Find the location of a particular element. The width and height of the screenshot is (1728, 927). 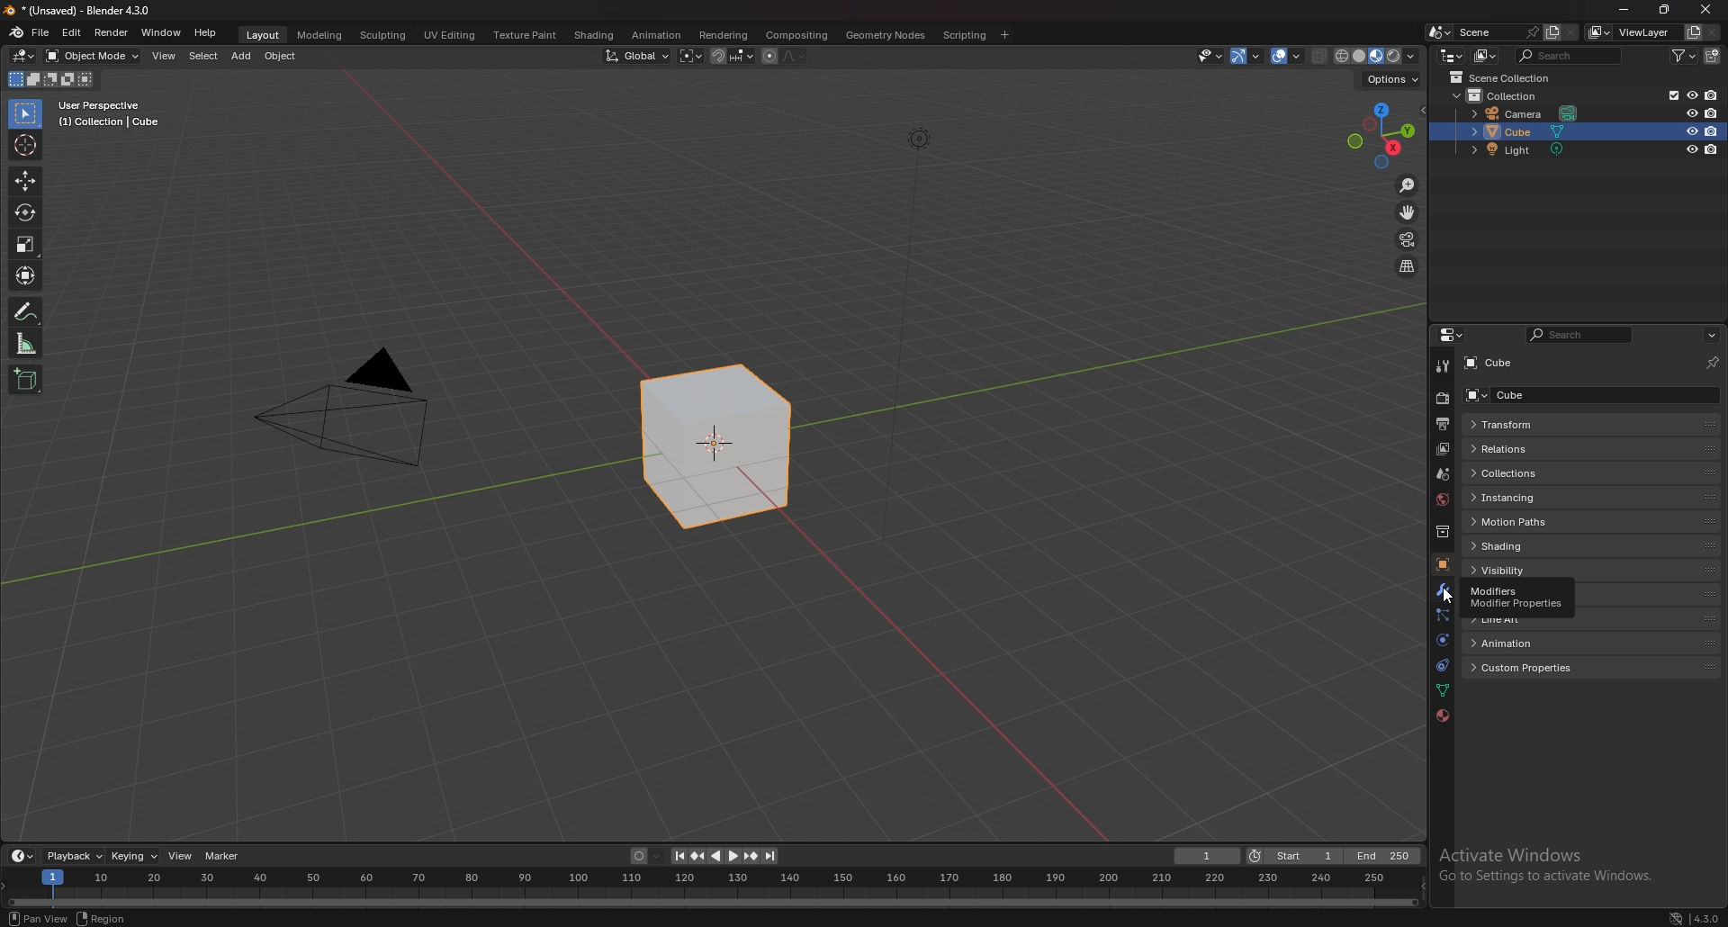

jump to endpoint is located at coordinates (772, 856).